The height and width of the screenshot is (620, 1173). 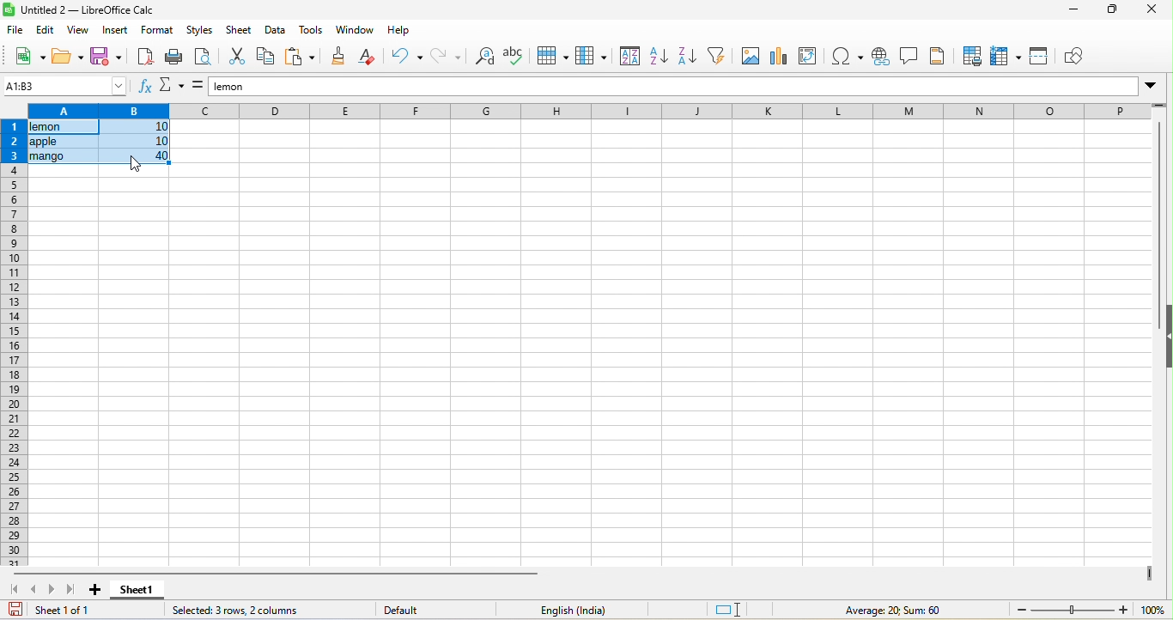 I want to click on pivot table, so click(x=808, y=58).